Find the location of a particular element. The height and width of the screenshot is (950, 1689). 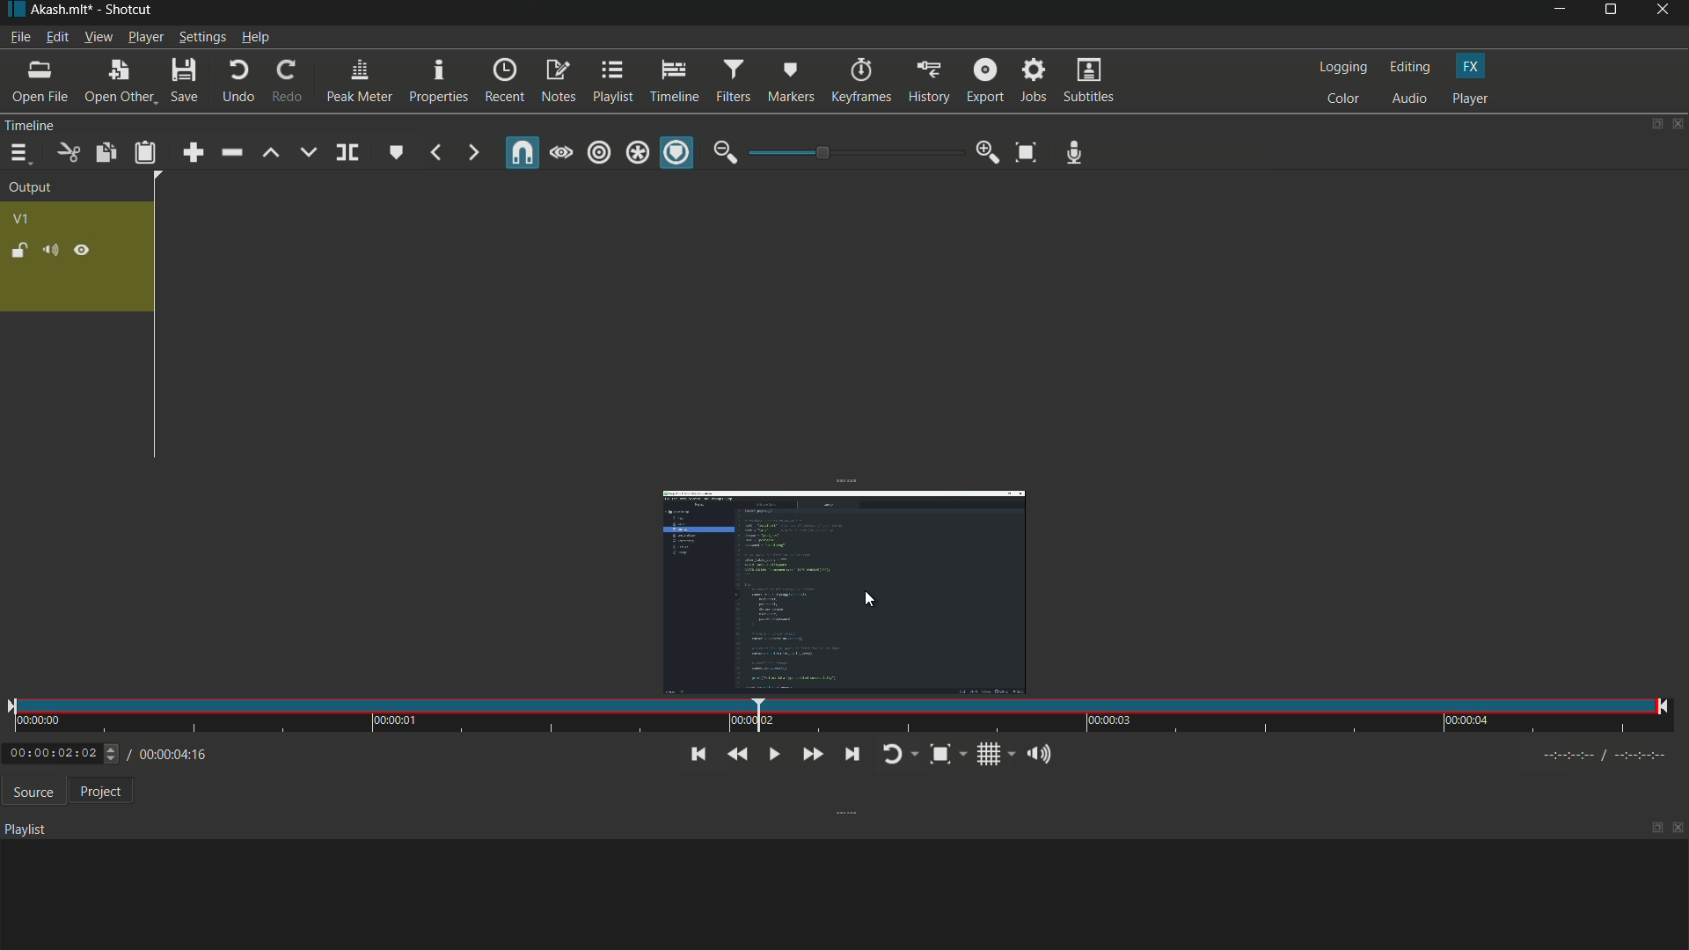

open other is located at coordinates (115, 82).